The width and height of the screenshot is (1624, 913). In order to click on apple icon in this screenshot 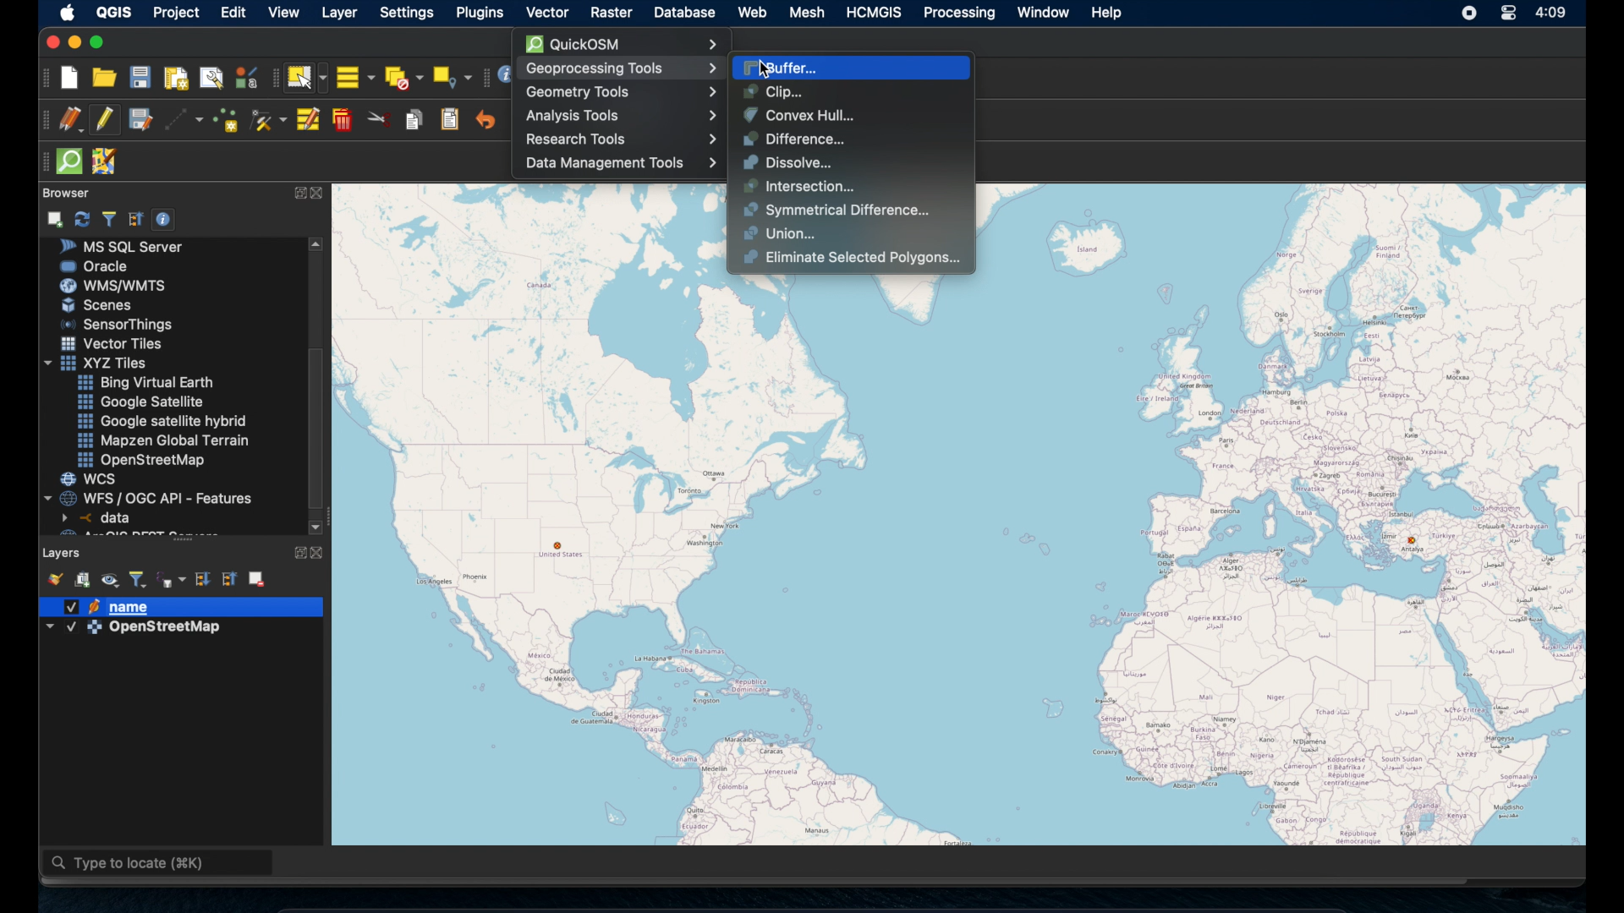, I will do `click(64, 12)`.